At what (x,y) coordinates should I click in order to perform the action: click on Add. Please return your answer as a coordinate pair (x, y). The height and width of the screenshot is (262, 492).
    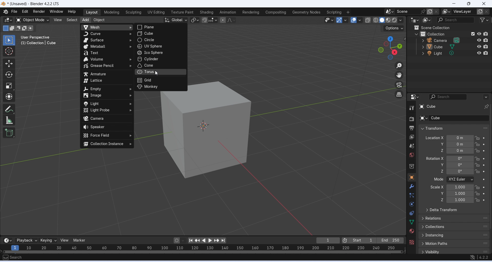
    Looking at the image, I should click on (85, 20).